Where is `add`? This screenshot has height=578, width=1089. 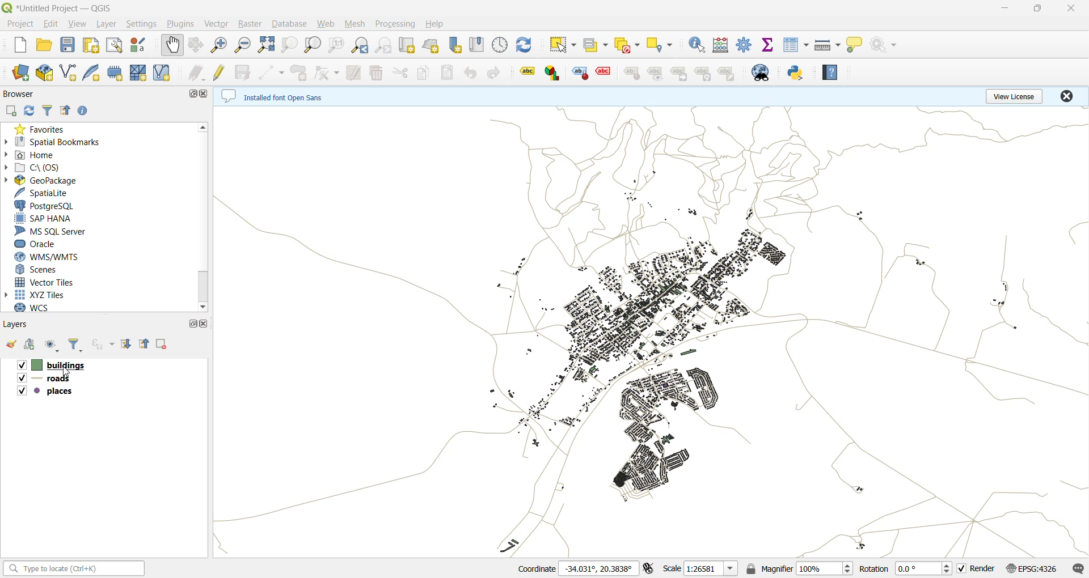 add is located at coordinates (30, 345).